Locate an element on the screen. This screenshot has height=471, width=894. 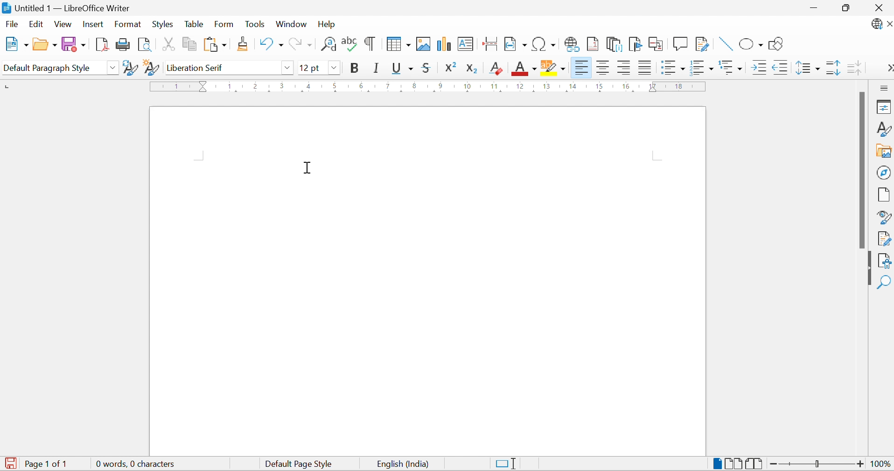
Default Page Style is located at coordinates (300, 464).